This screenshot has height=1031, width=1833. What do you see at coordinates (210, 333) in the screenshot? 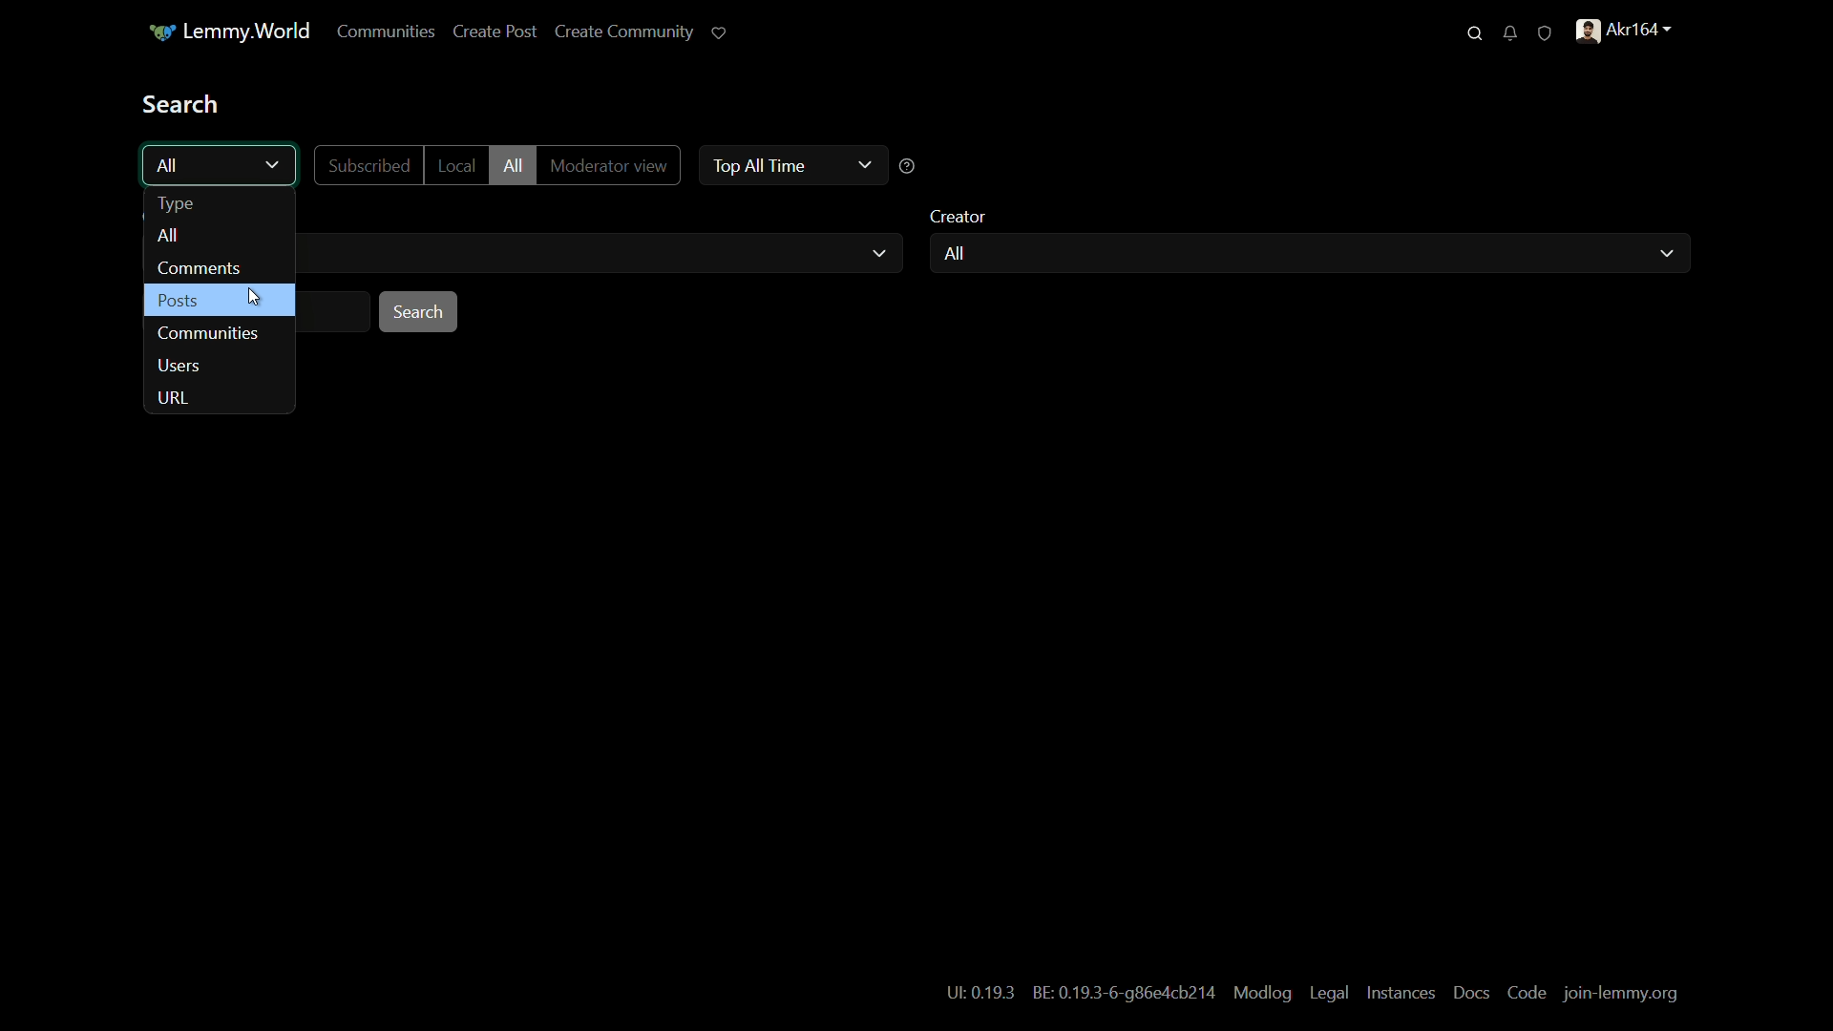
I see `communities` at bounding box center [210, 333].